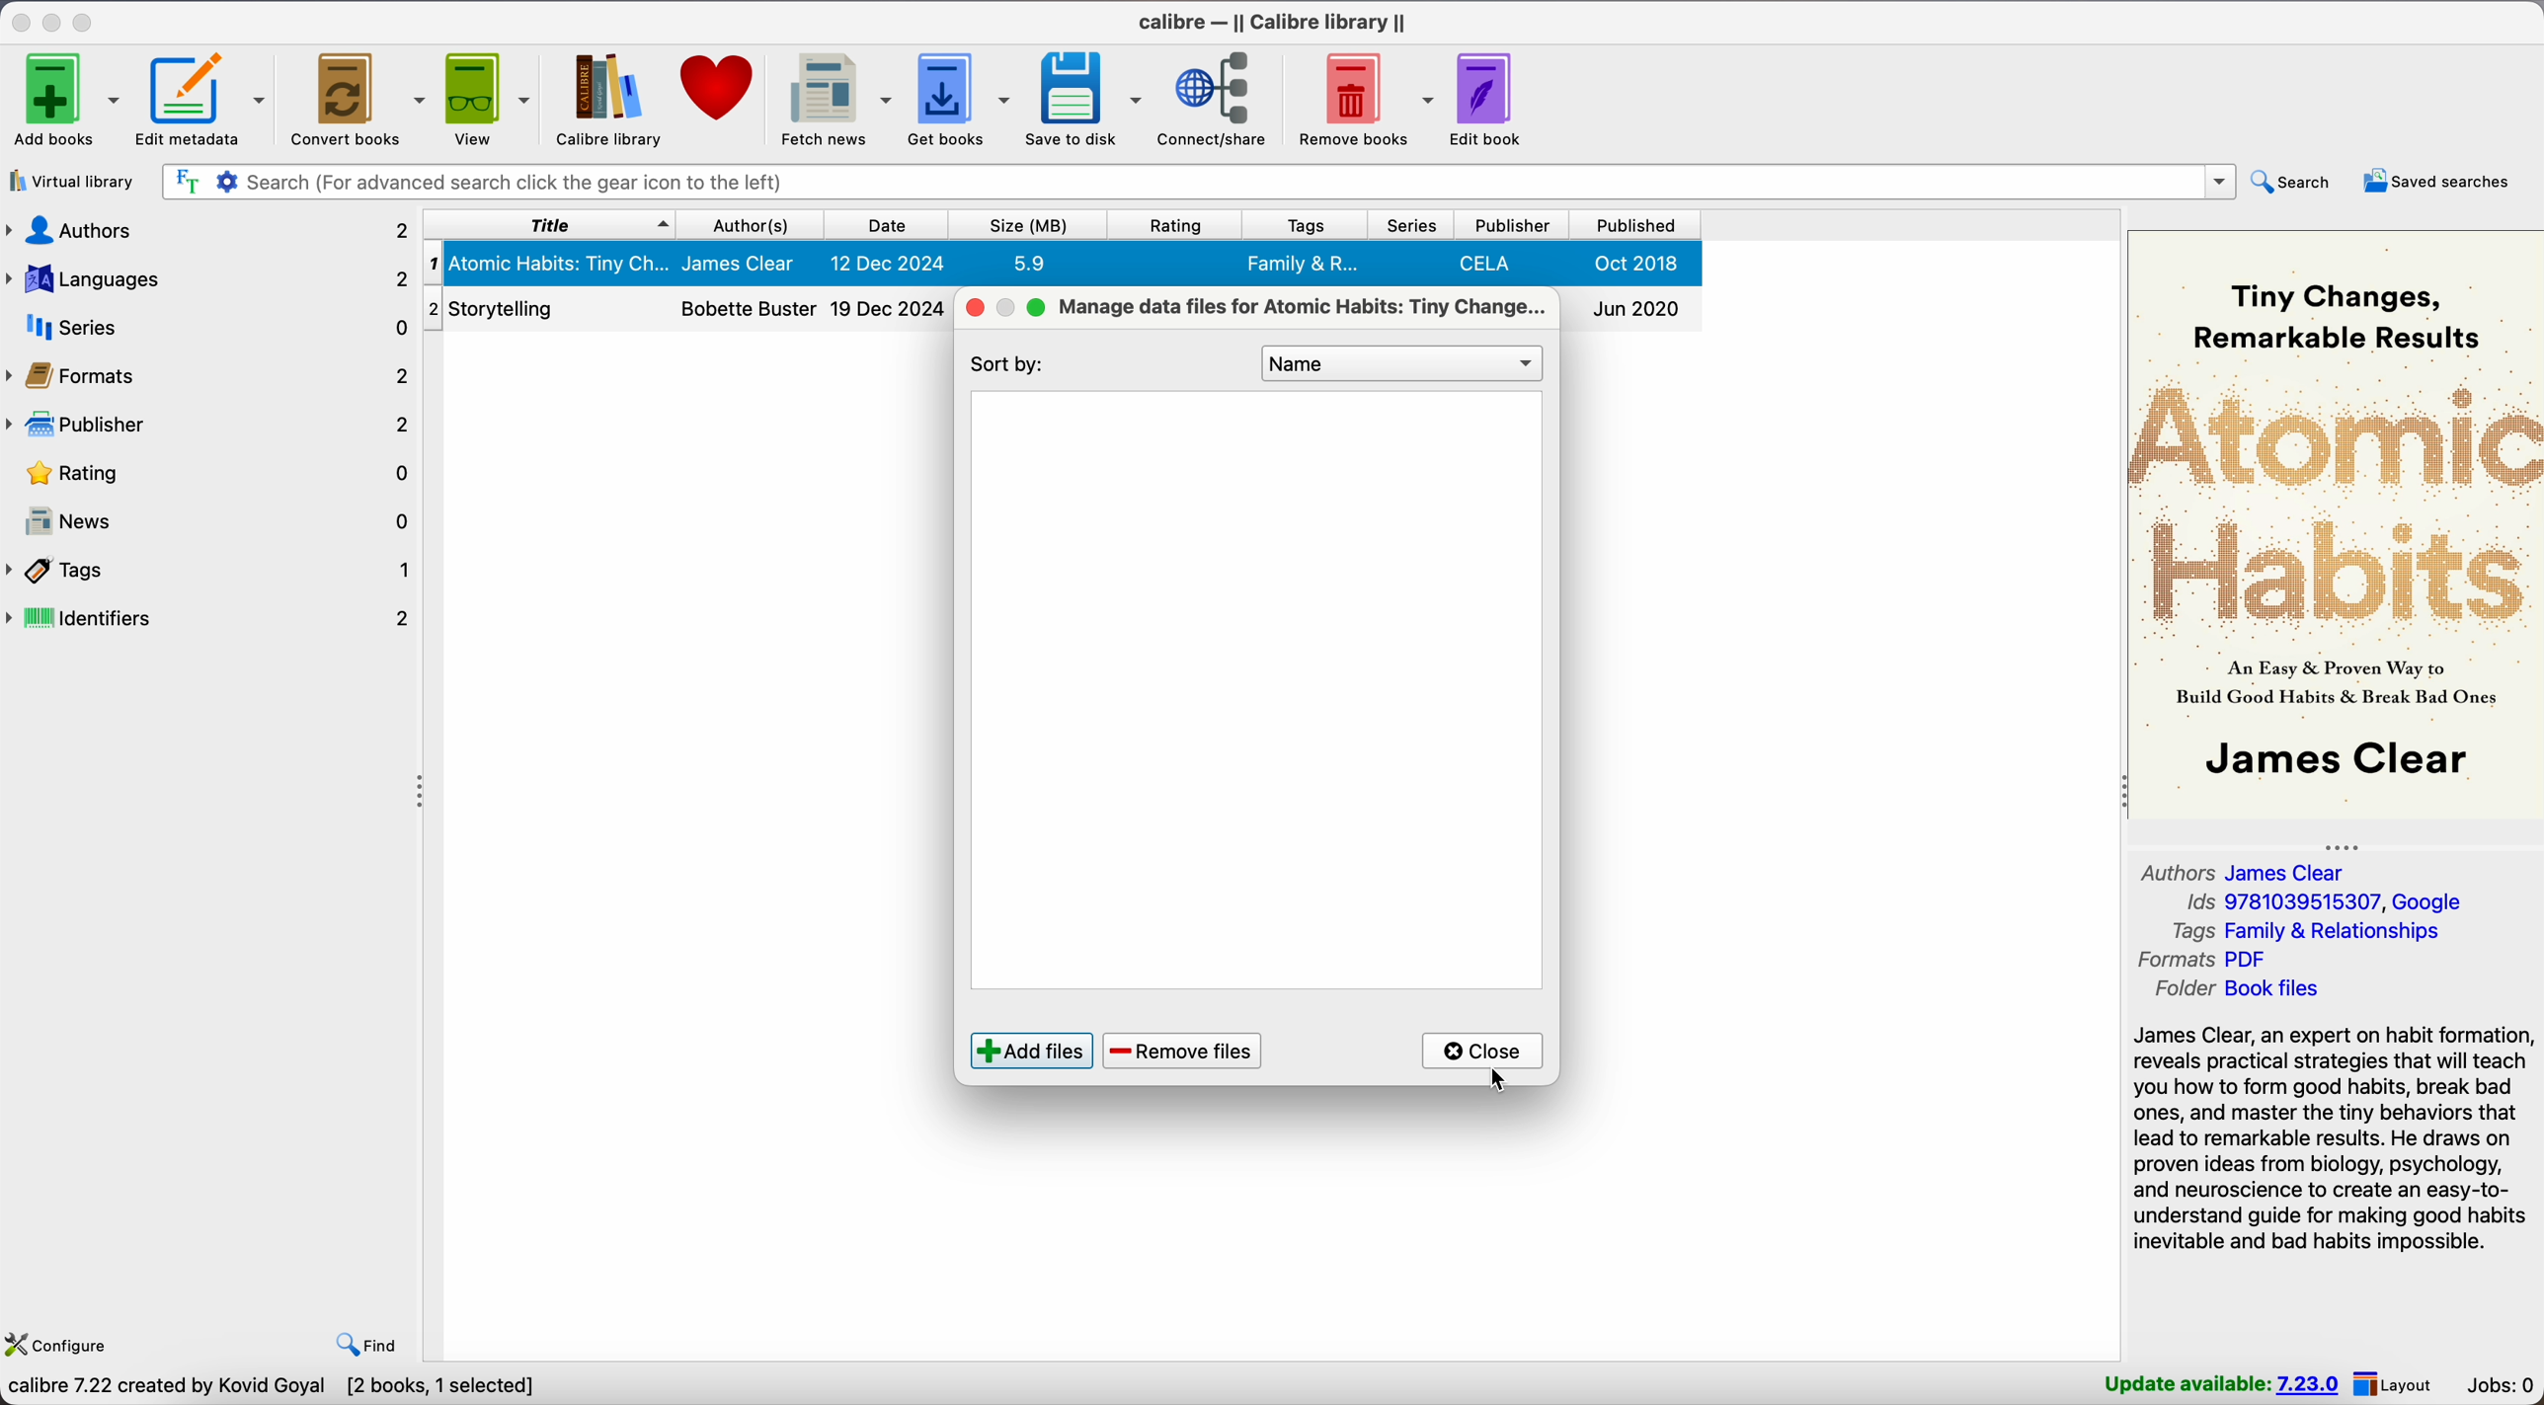  Describe the element at coordinates (1183, 1051) in the screenshot. I see `remove files` at that location.